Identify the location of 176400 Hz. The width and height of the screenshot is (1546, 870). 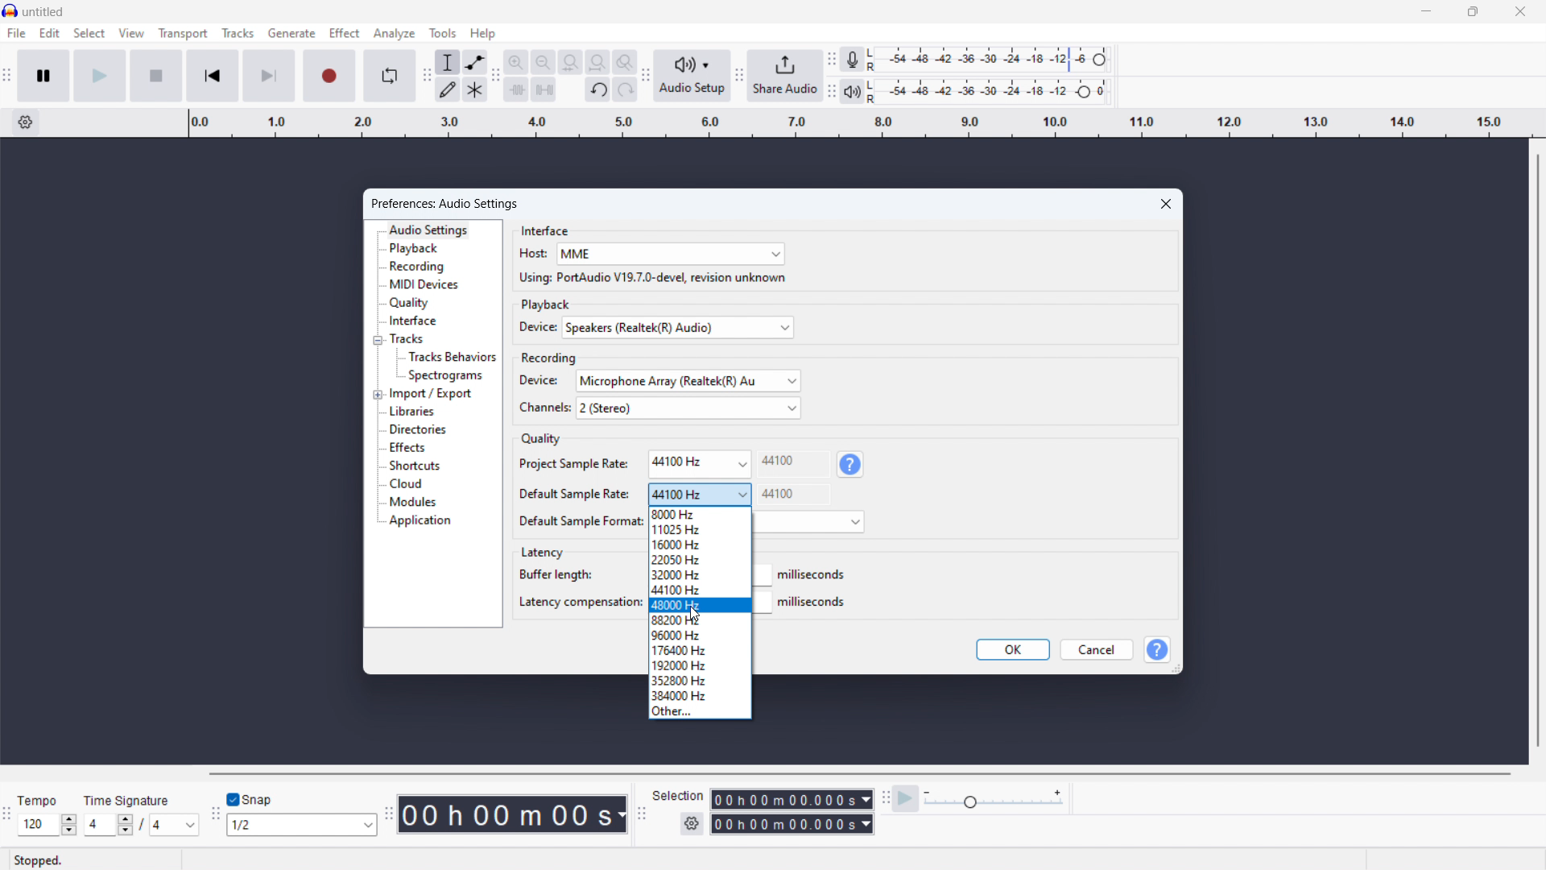
(701, 650).